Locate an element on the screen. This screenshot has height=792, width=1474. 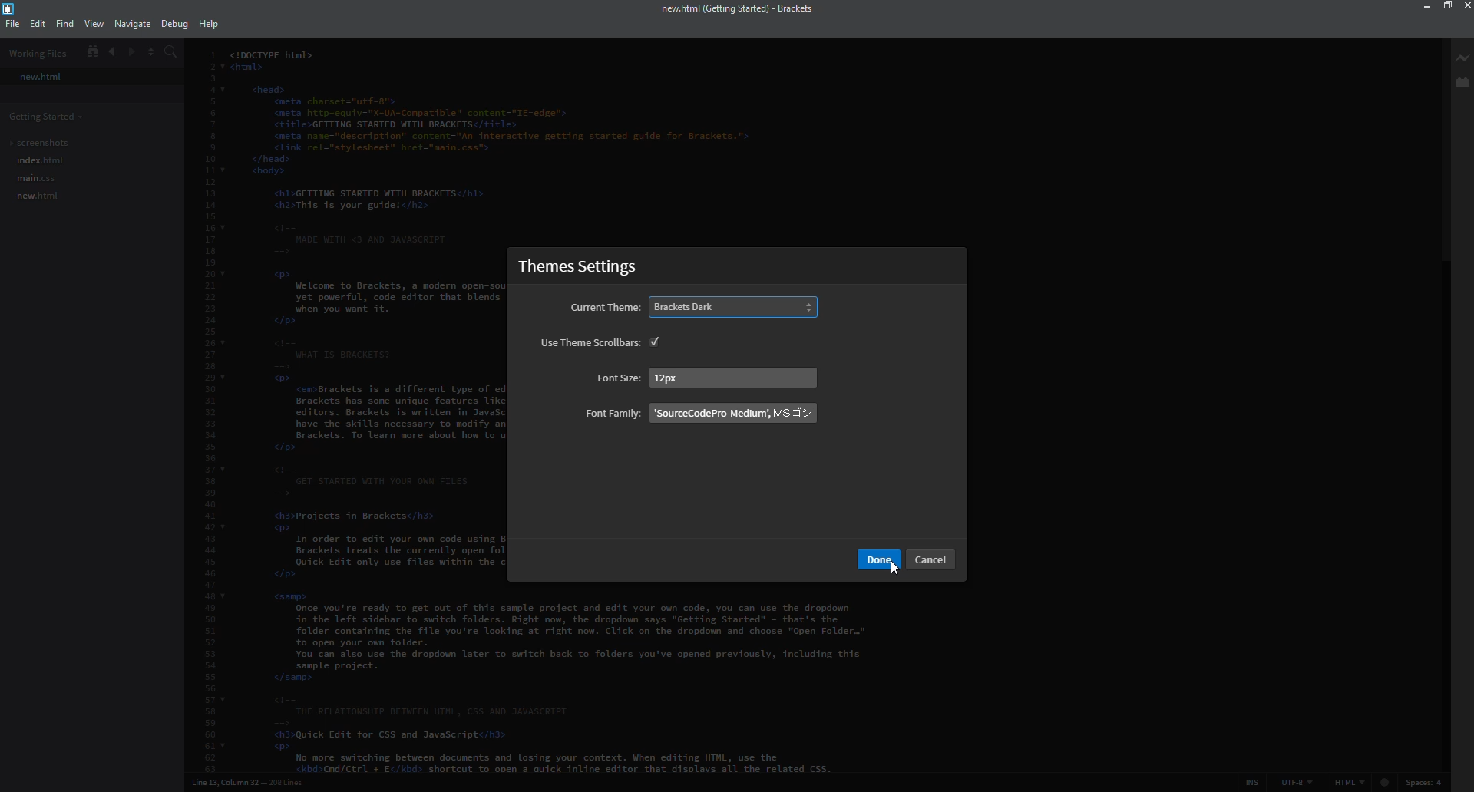
themes is located at coordinates (583, 268).